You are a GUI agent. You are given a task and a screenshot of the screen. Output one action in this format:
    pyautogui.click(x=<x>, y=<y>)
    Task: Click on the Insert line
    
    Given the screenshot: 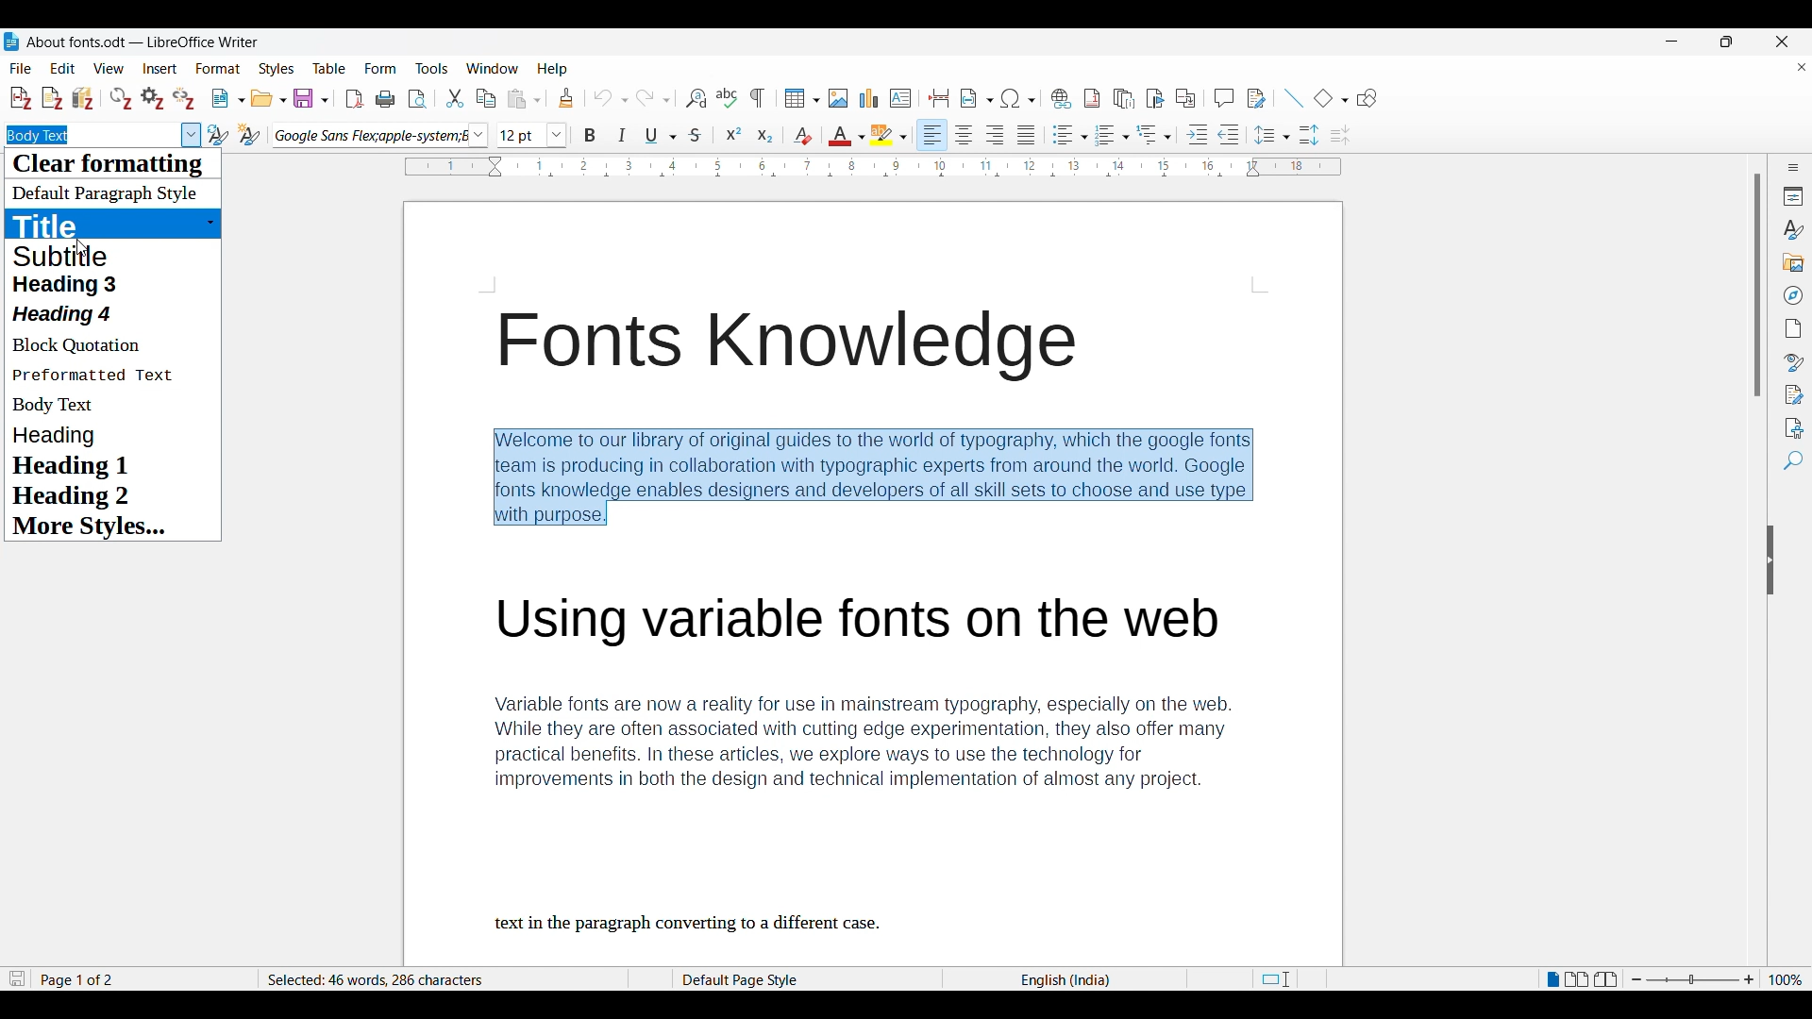 What is the action you would take?
    pyautogui.click(x=1295, y=98)
    